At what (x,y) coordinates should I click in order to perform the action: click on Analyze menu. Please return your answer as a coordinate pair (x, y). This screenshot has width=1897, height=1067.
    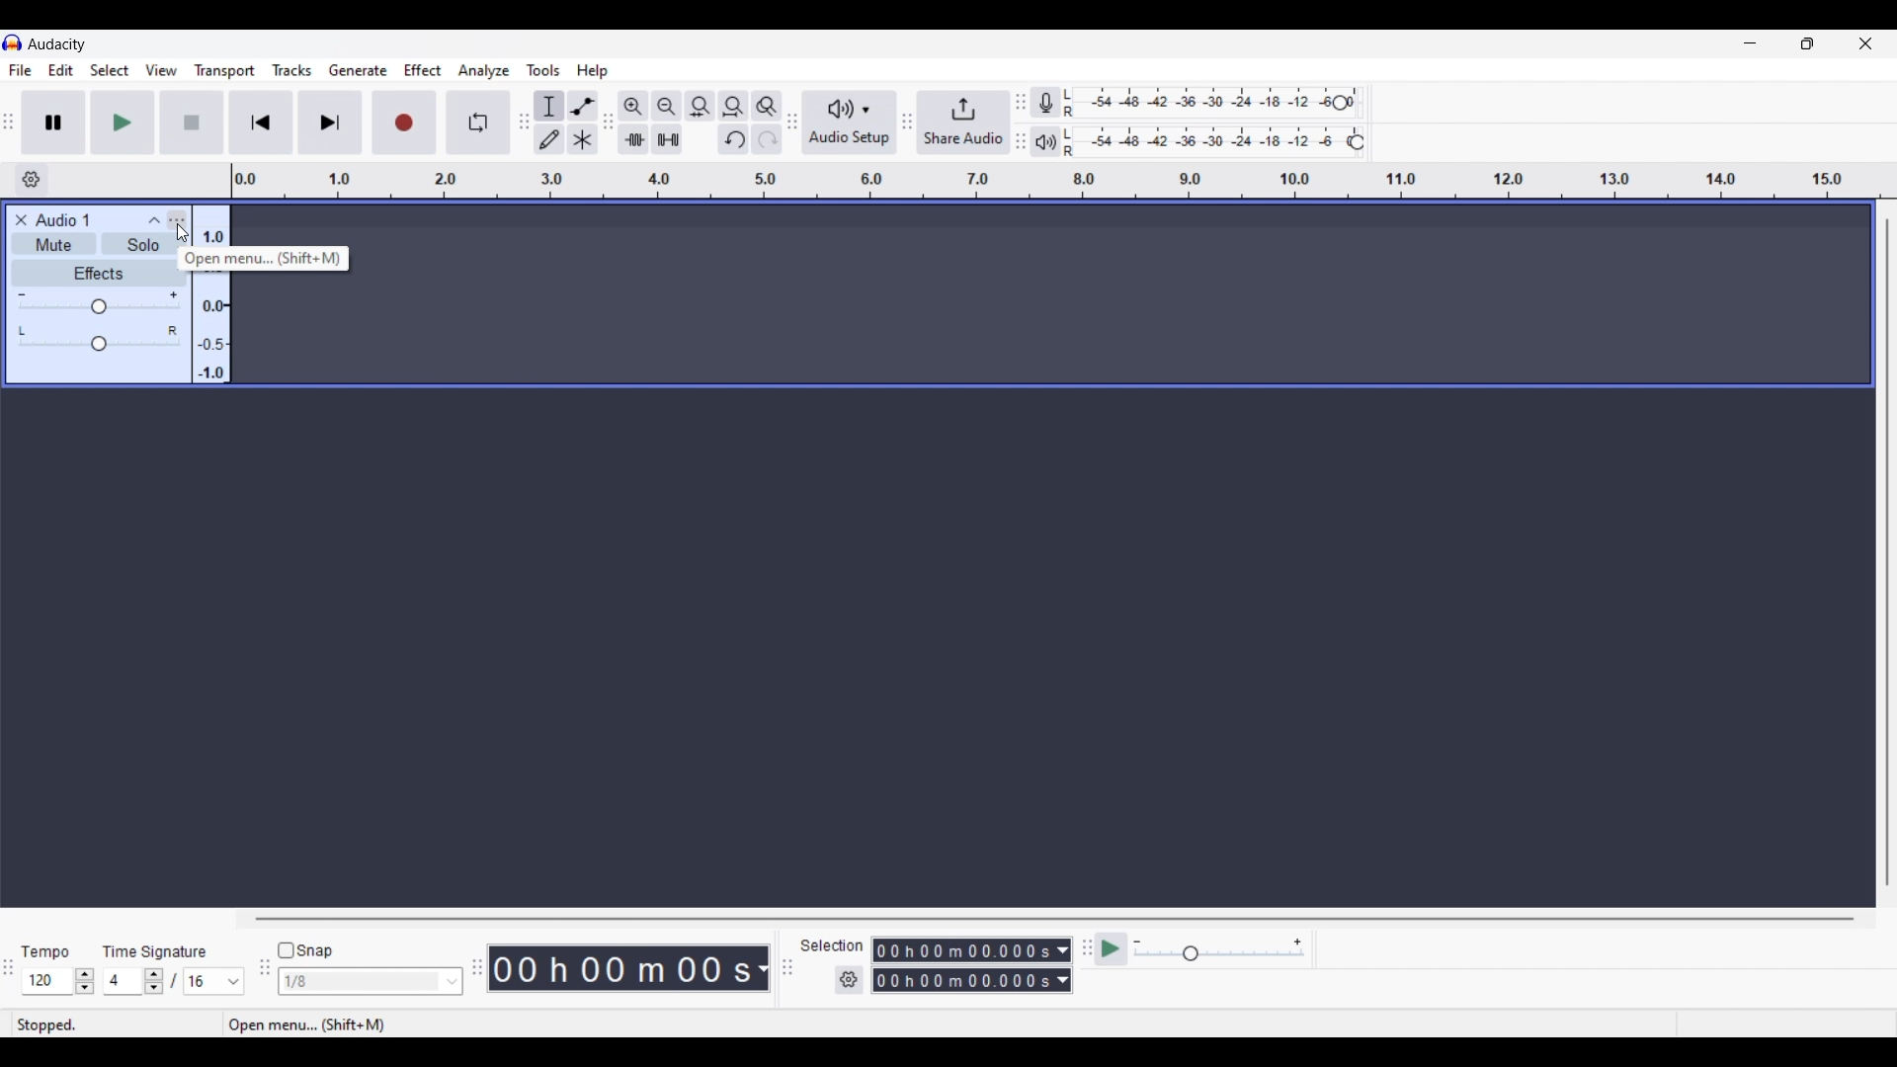
    Looking at the image, I should click on (484, 70).